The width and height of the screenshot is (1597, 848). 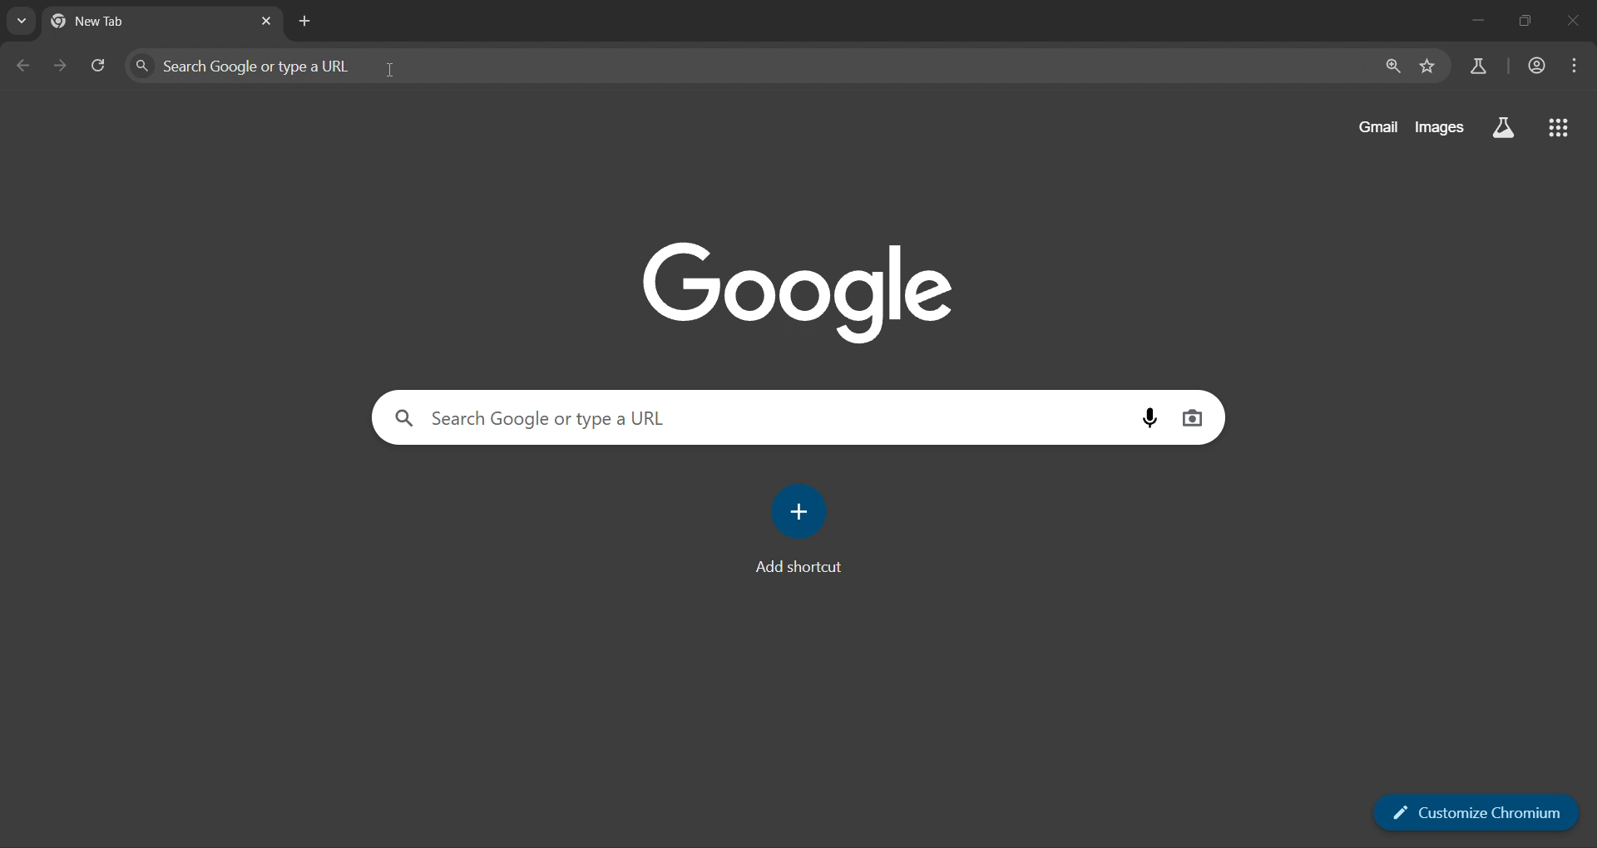 What do you see at coordinates (747, 66) in the screenshot?
I see `search Google or type a URL` at bounding box center [747, 66].